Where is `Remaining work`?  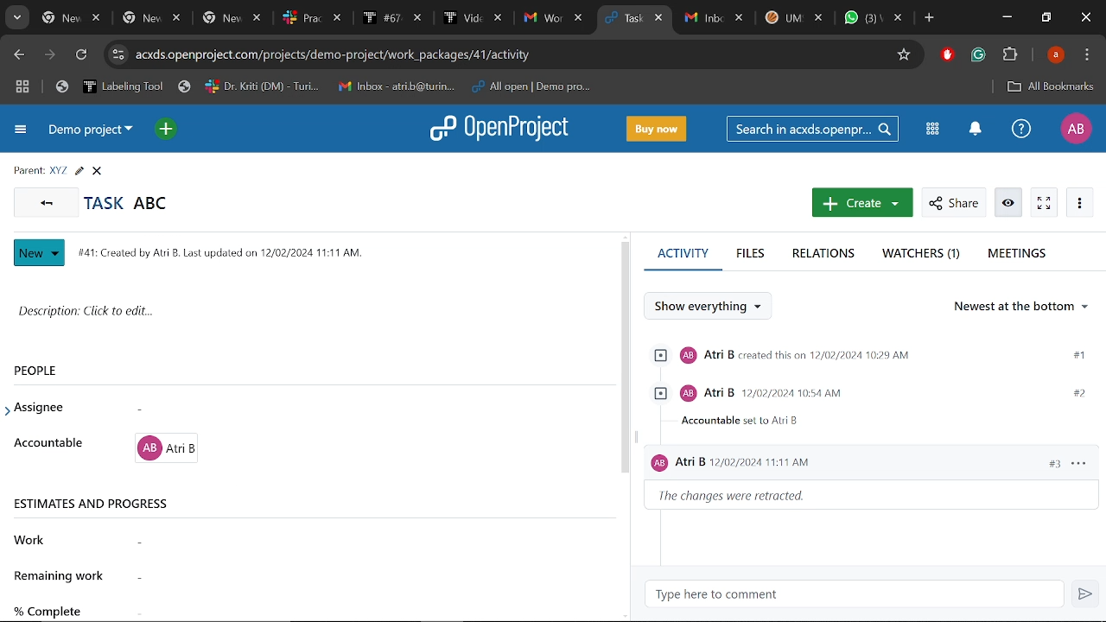
Remaining work is located at coordinates (361, 578).